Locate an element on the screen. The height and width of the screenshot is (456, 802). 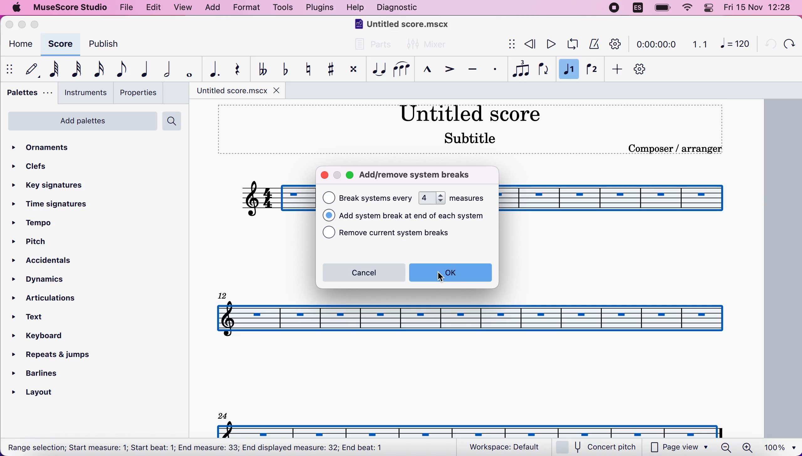
zoom out is located at coordinates (726, 447).